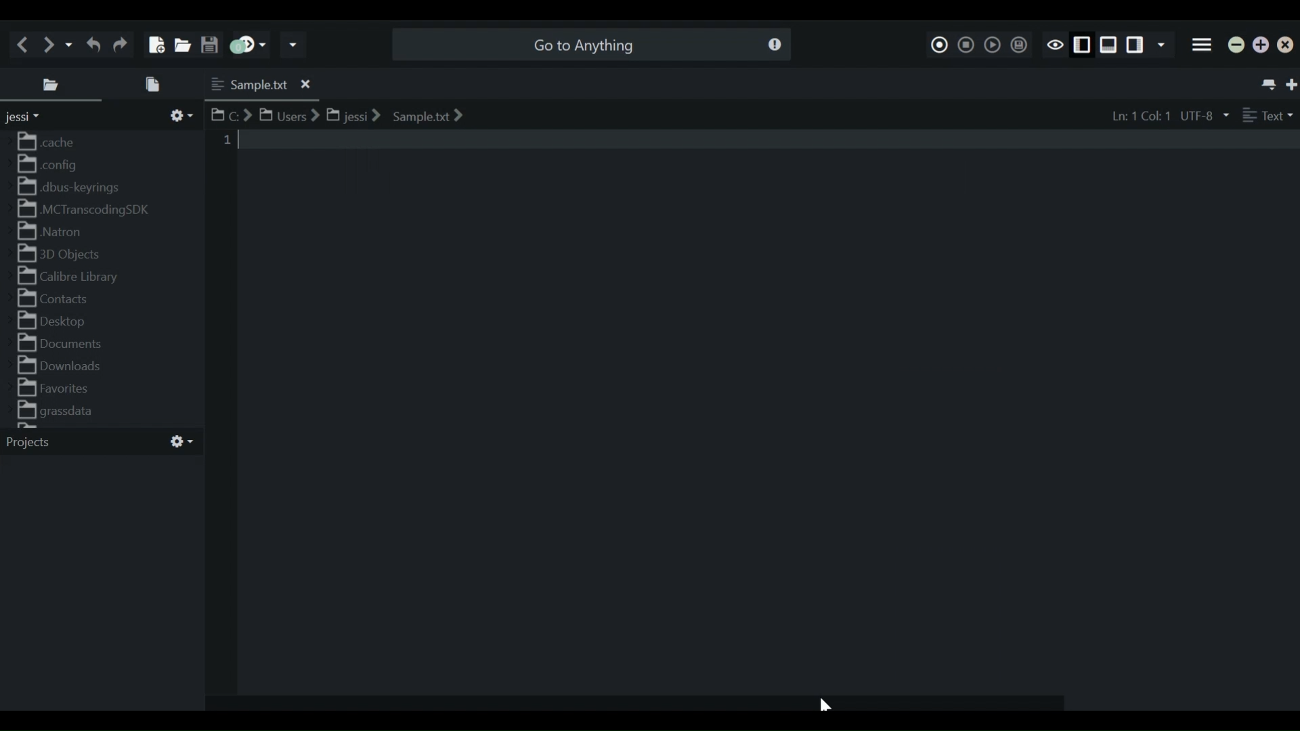 This screenshot has height=731, width=1300. I want to click on Recent locations, so click(71, 44).